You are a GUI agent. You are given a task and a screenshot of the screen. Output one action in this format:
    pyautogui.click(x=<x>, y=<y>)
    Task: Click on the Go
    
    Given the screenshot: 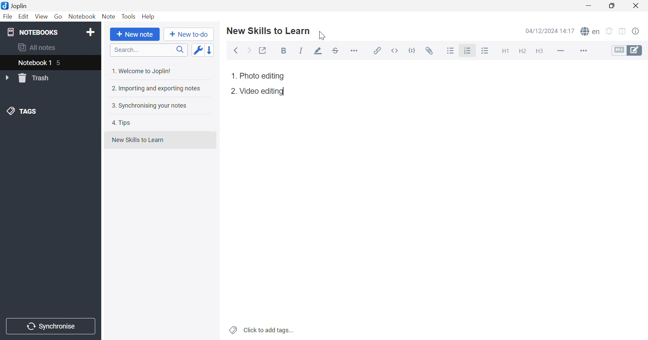 What is the action you would take?
    pyautogui.click(x=58, y=17)
    